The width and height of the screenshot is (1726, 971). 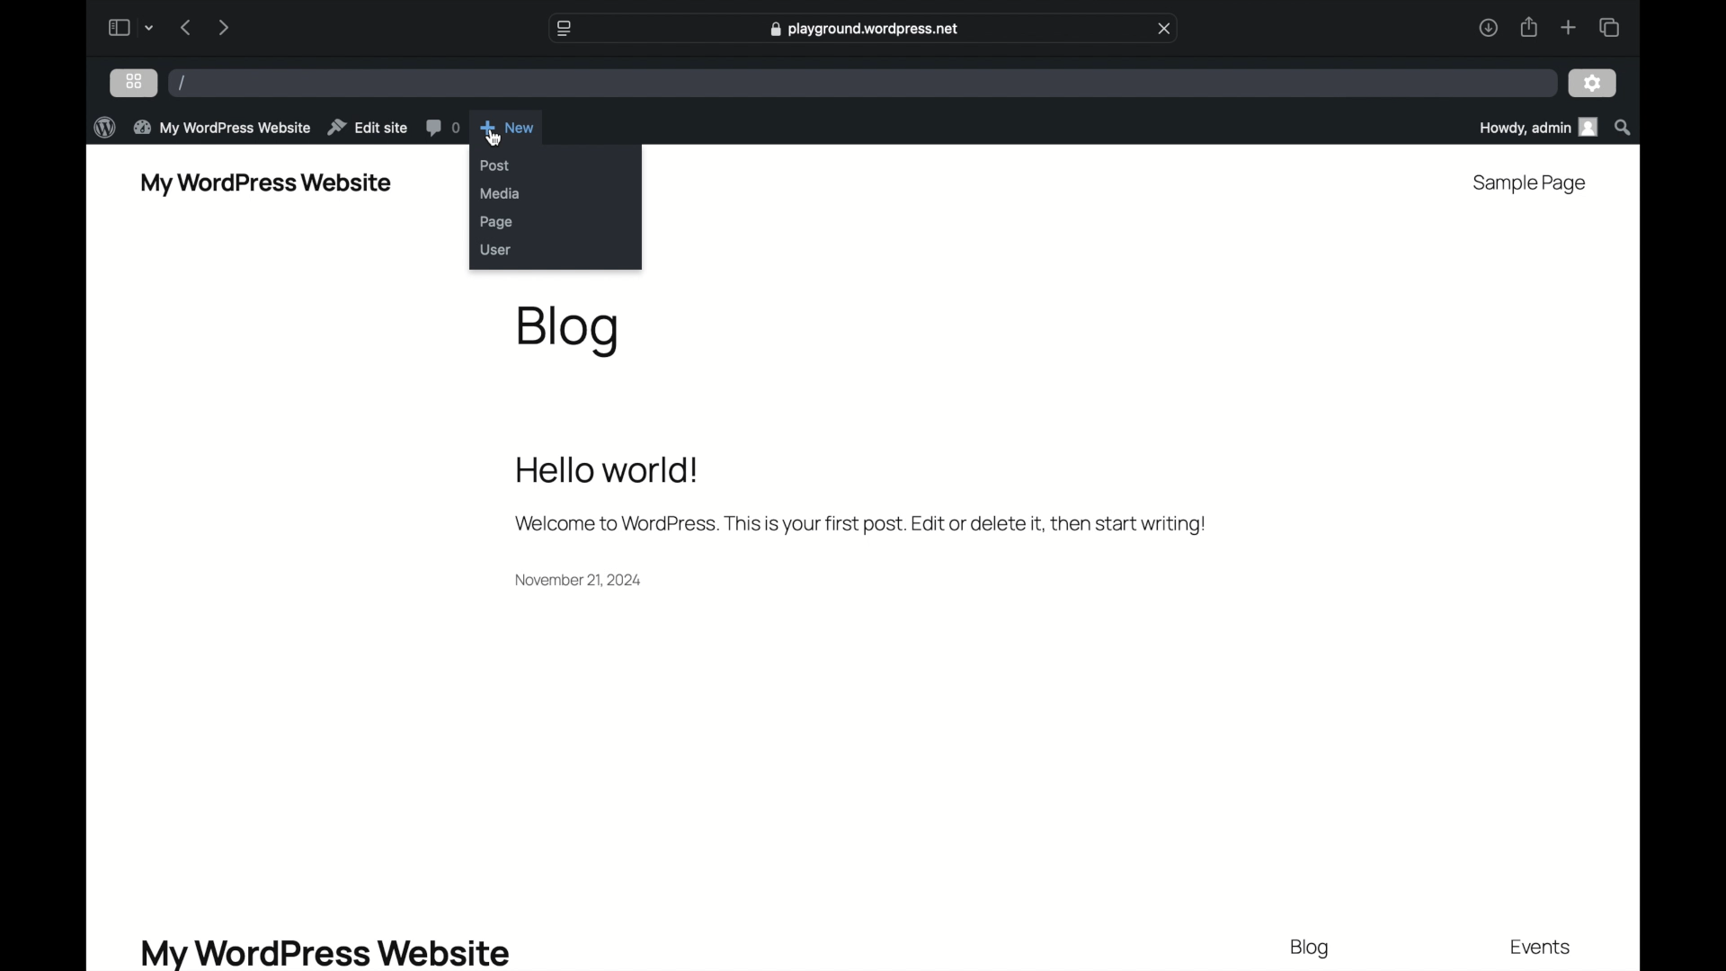 What do you see at coordinates (1608, 27) in the screenshot?
I see `show tab overview` at bounding box center [1608, 27].